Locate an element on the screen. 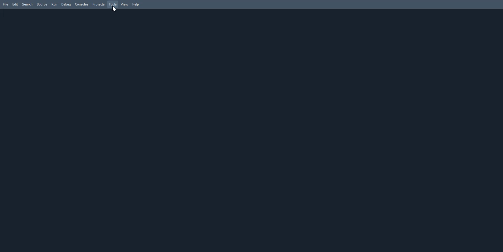  Run is located at coordinates (54, 4).